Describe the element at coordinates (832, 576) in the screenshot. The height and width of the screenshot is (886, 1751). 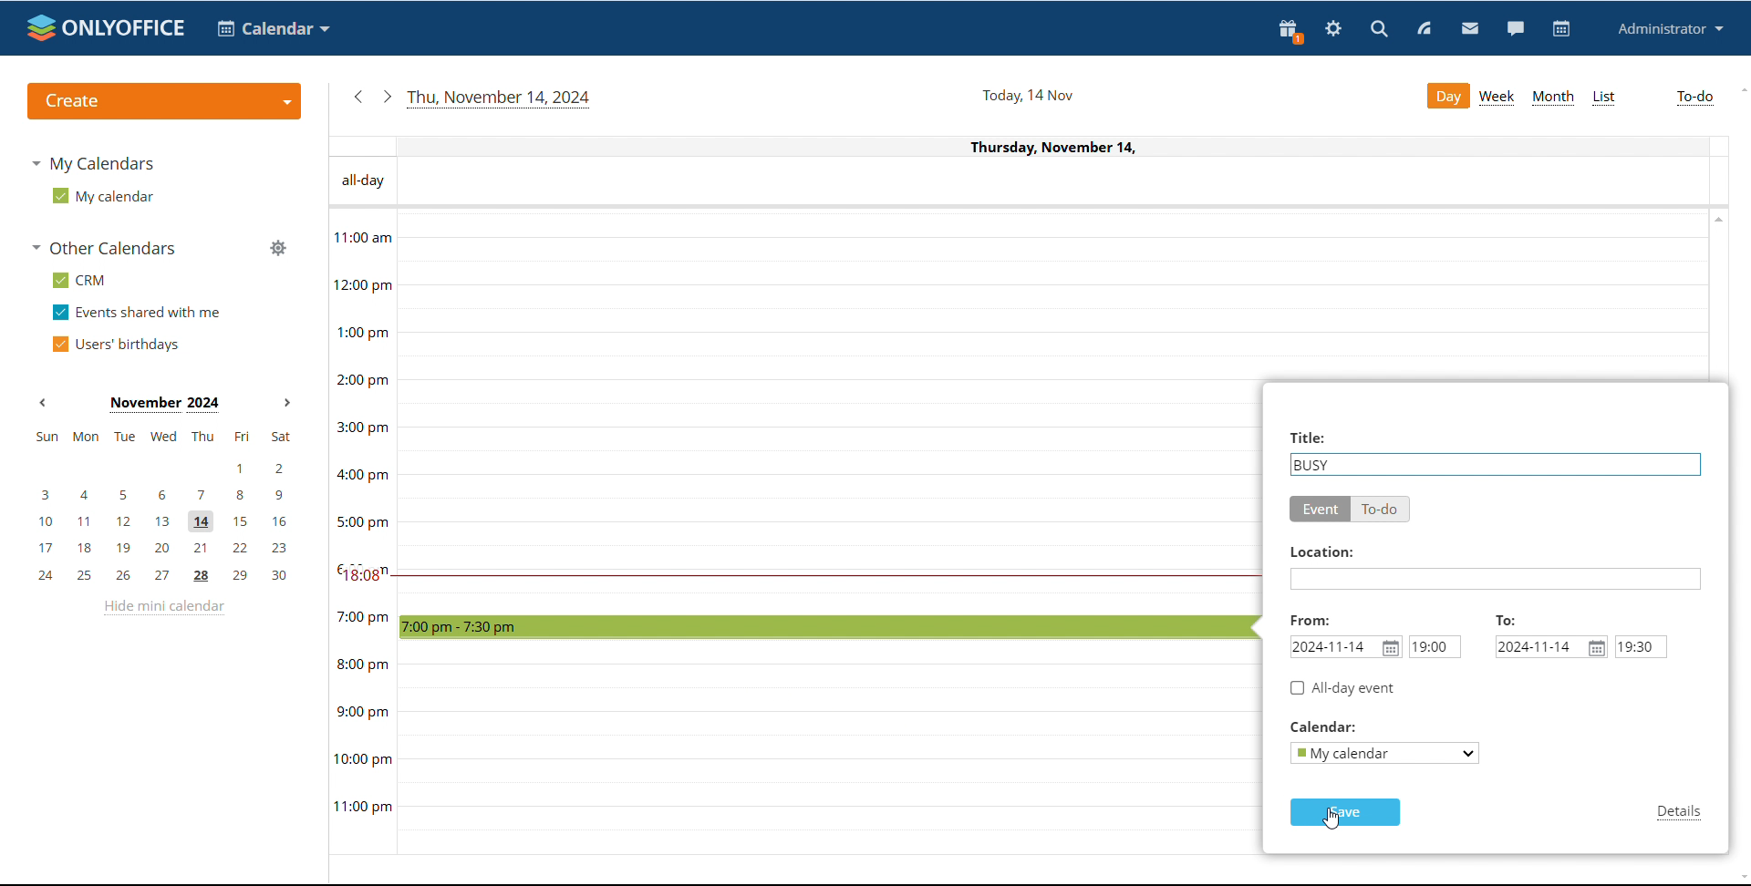
I see `current time` at that location.